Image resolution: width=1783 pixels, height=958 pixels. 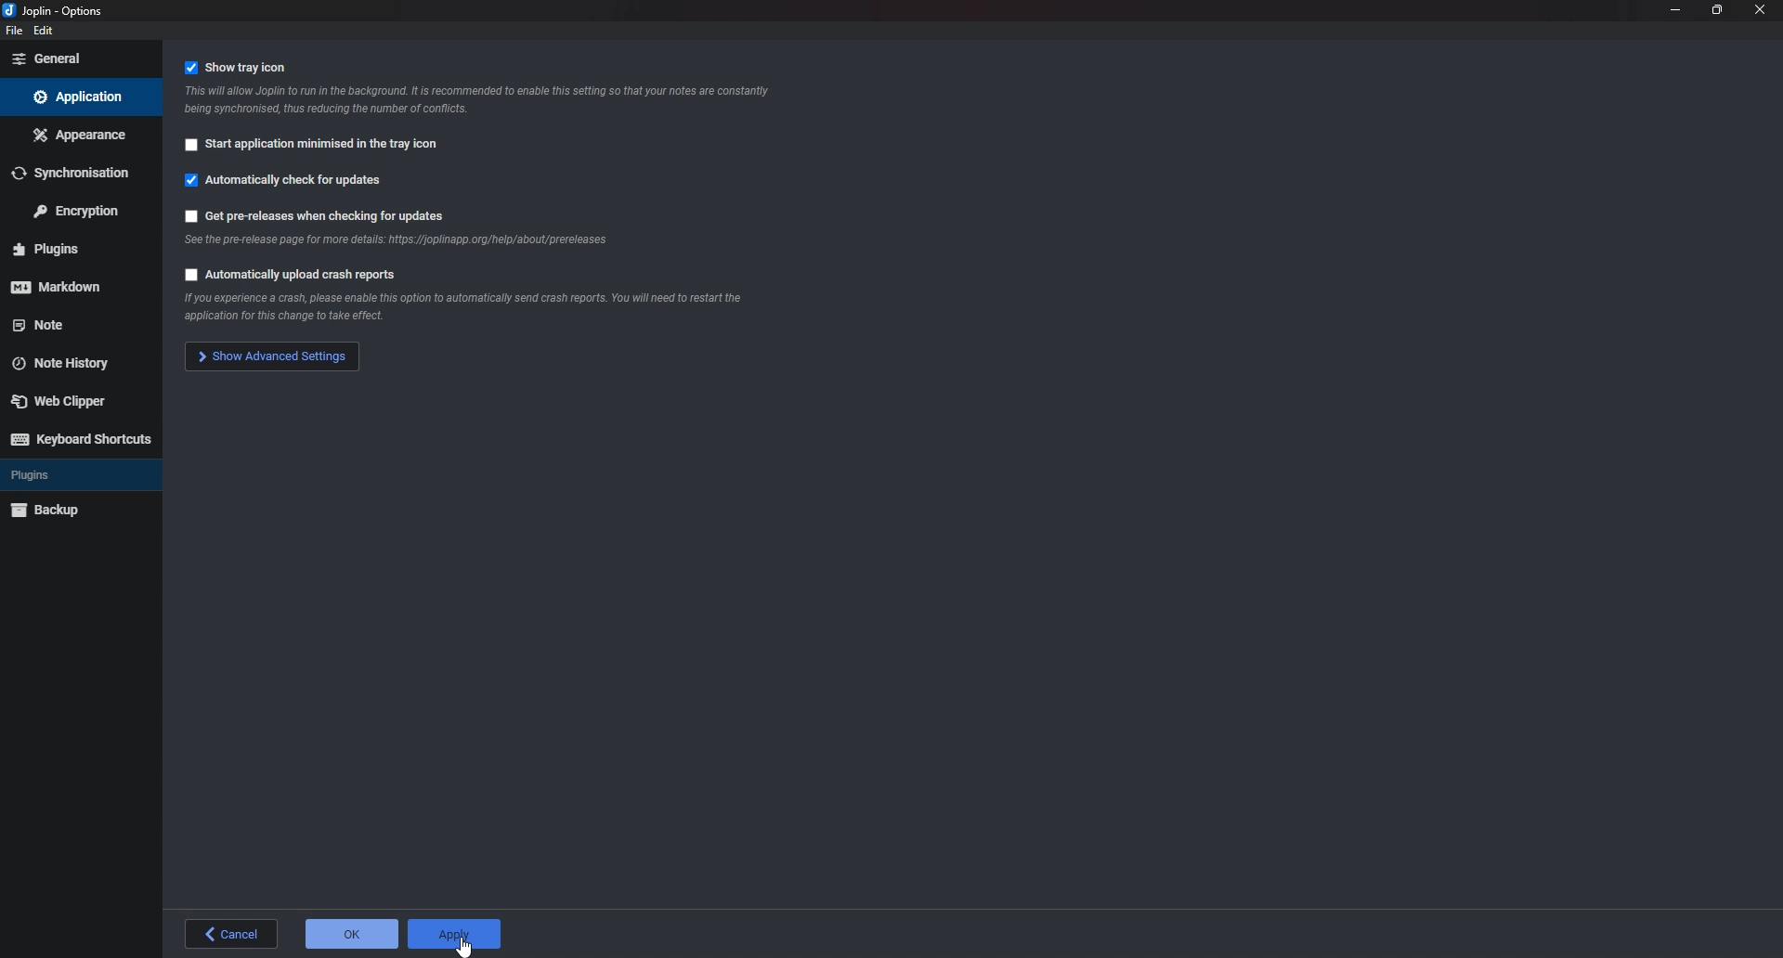 What do you see at coordinates (75, 210) in the screenshot?
I see `Encryption` at bounding box center [75, 210].